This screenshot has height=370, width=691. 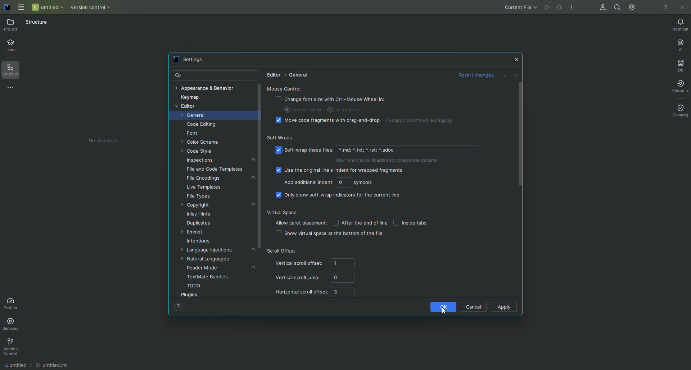 I want to click on Profiler, so click(x=12, y=303).